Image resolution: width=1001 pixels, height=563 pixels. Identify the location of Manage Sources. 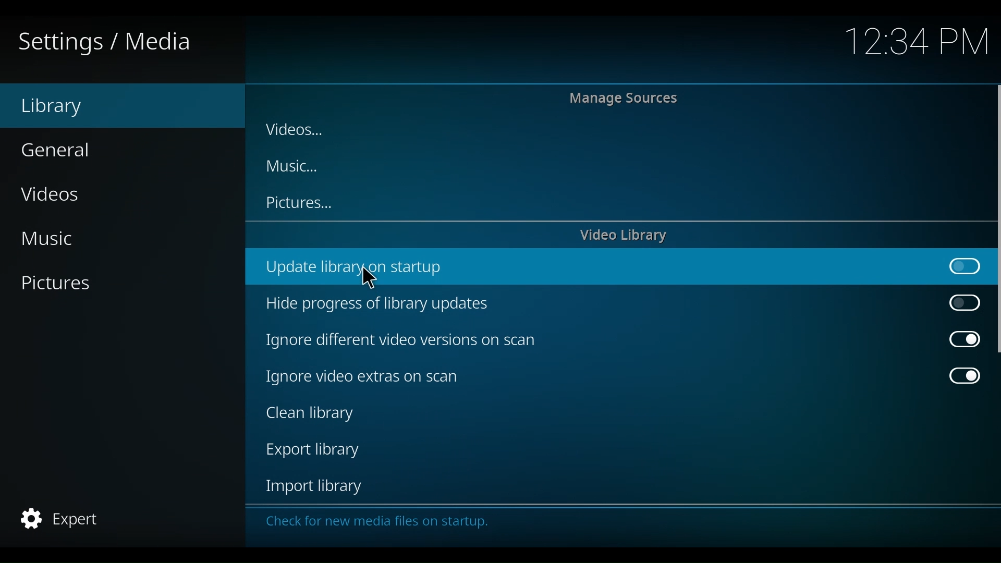
(618, 99).